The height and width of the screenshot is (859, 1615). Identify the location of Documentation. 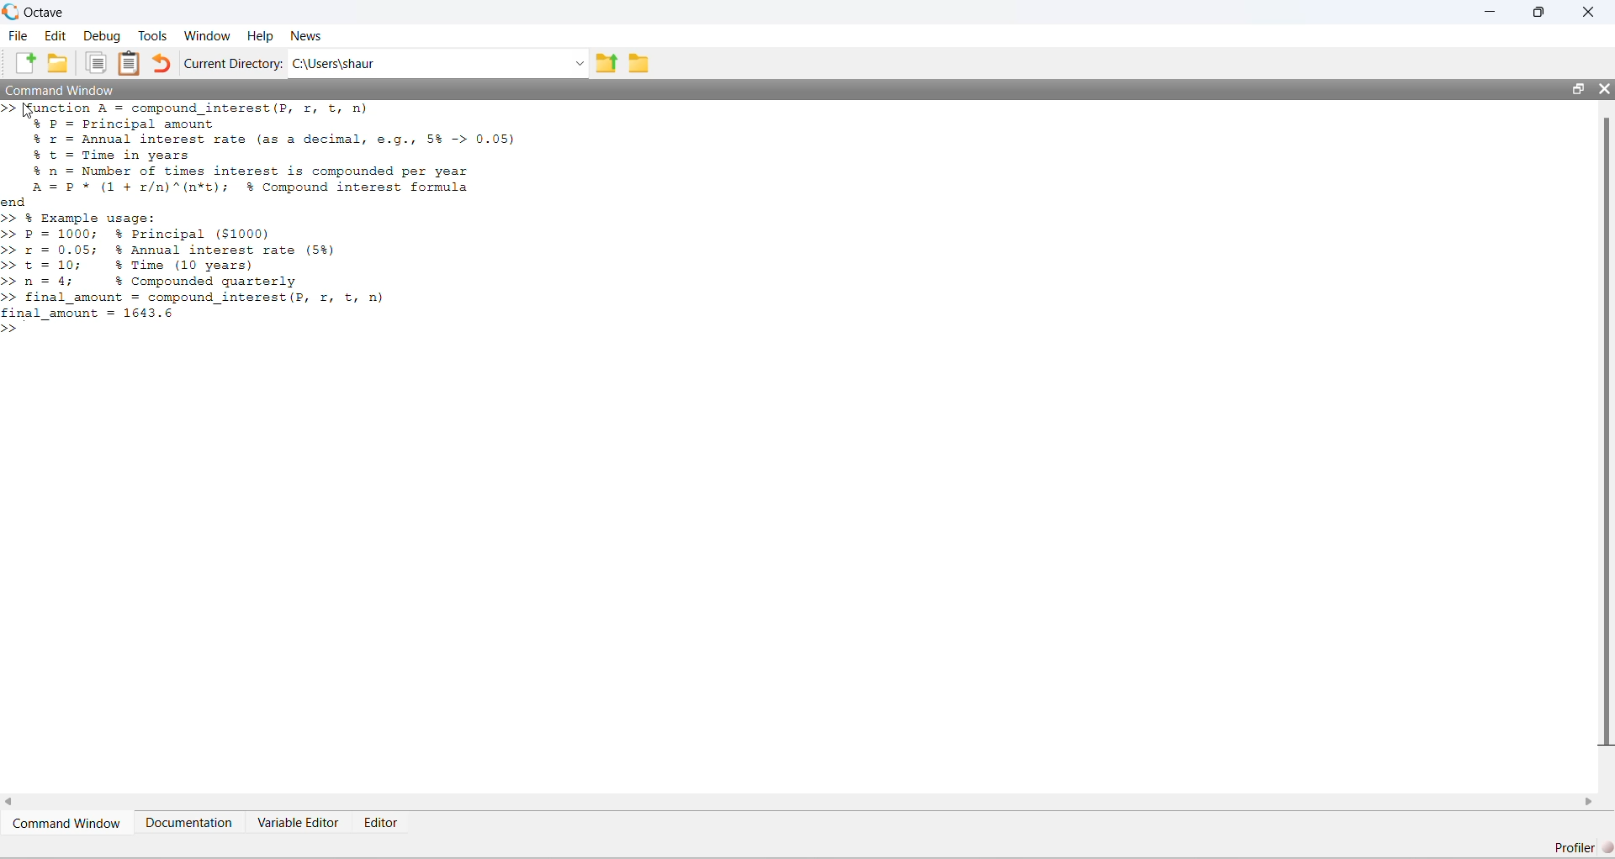
(189, 822).